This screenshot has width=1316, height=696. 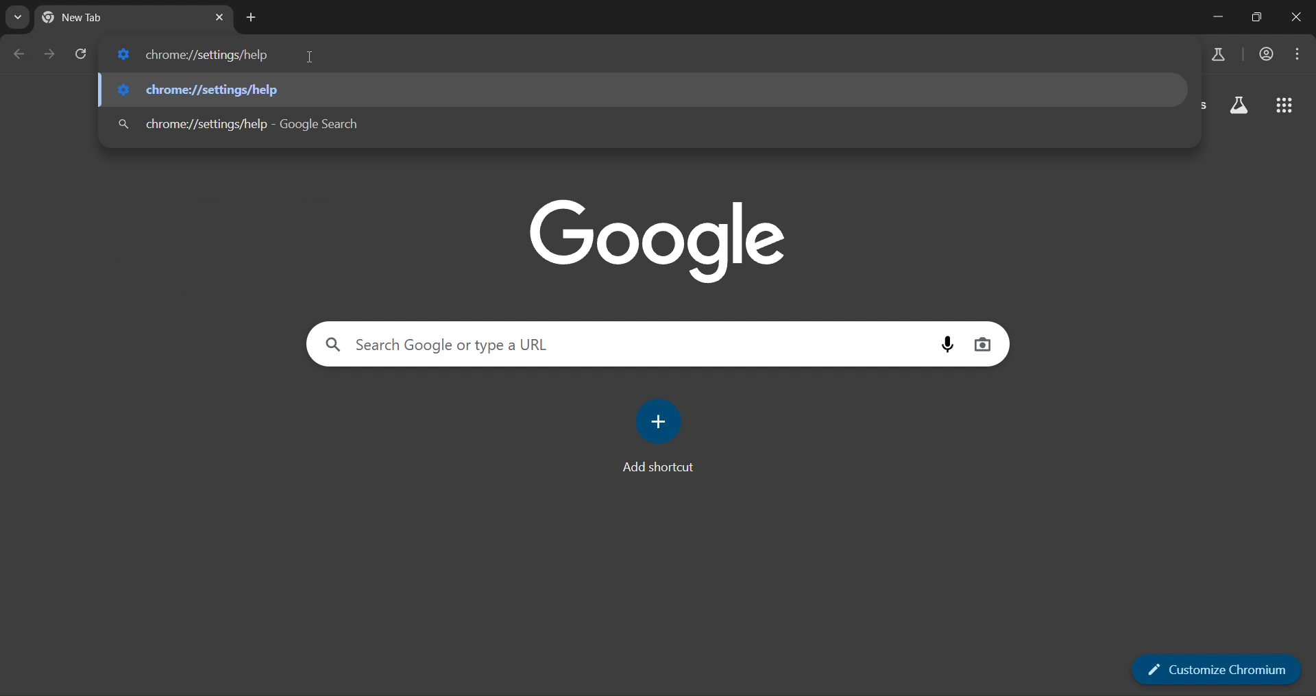 I want to click on google apps, so click(x=1284, y=105).